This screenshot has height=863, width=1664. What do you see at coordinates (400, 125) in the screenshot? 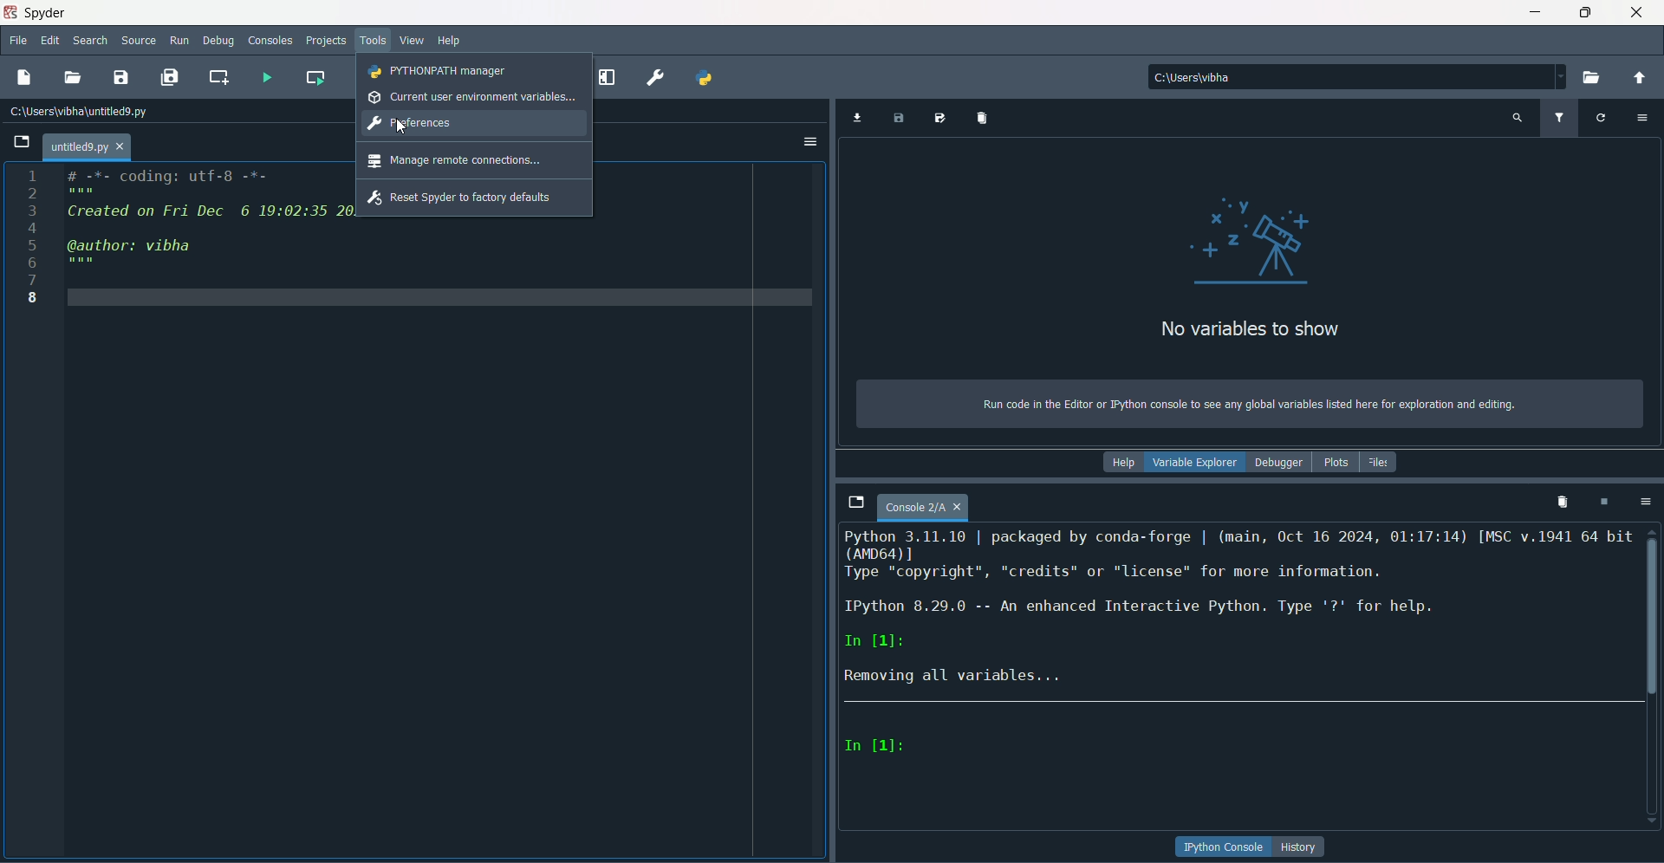
I see `Cursor` at bounding box center [400, 125].